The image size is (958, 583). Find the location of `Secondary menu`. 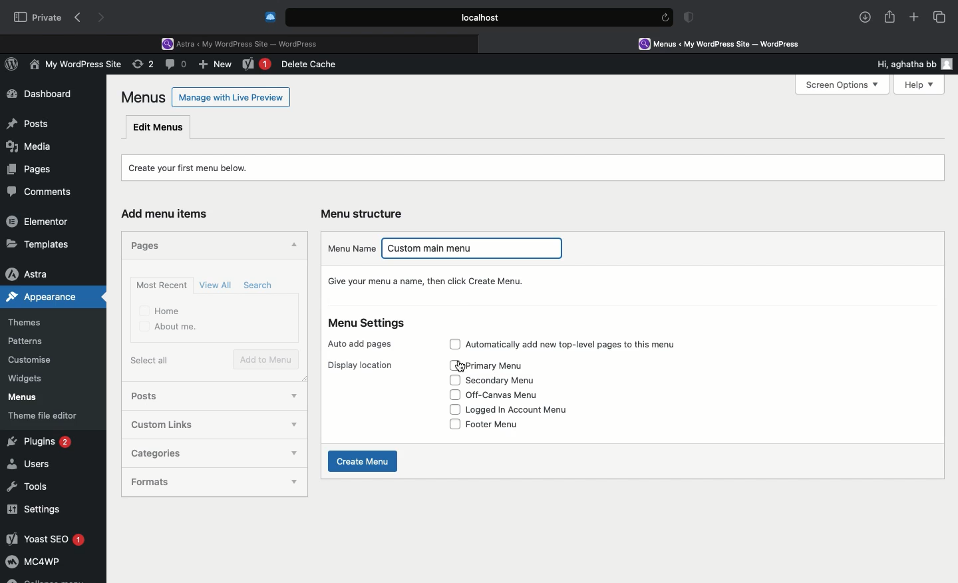

Secondary menu is located at coordinates (508, 380).